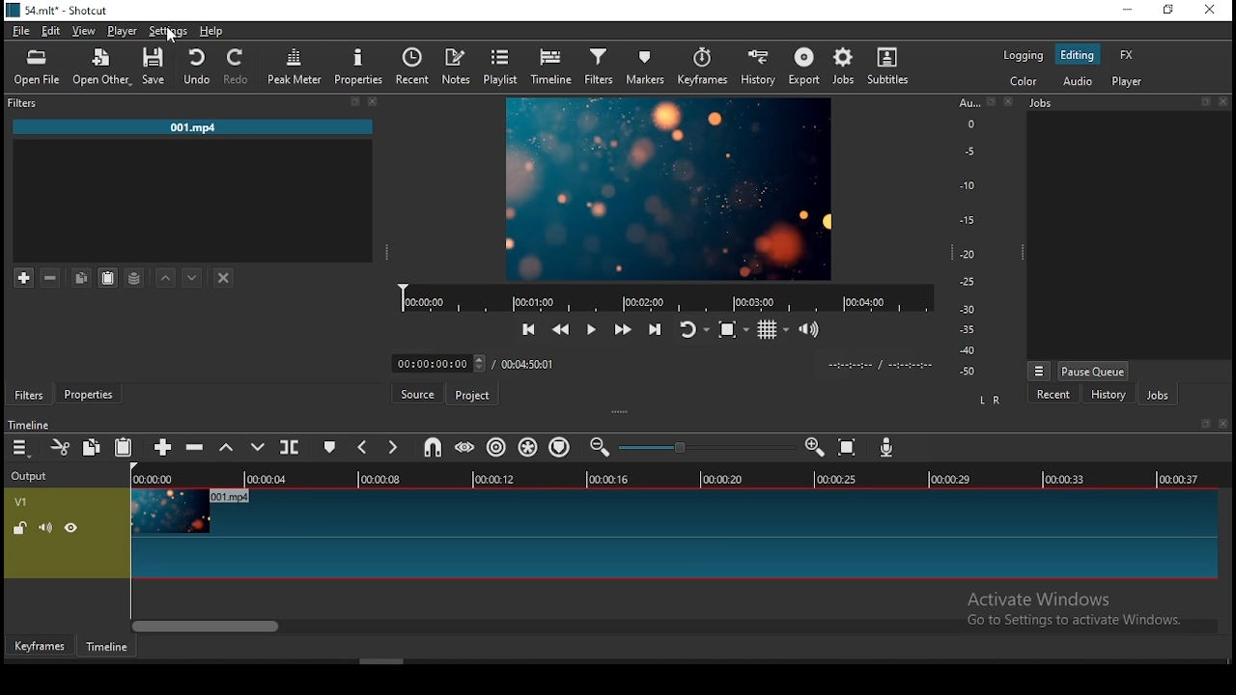 The width and height of the screenshot is (1236, 695). Describe the element at coordinates (968, 150) in the screenshot. I see `-5` at that location.